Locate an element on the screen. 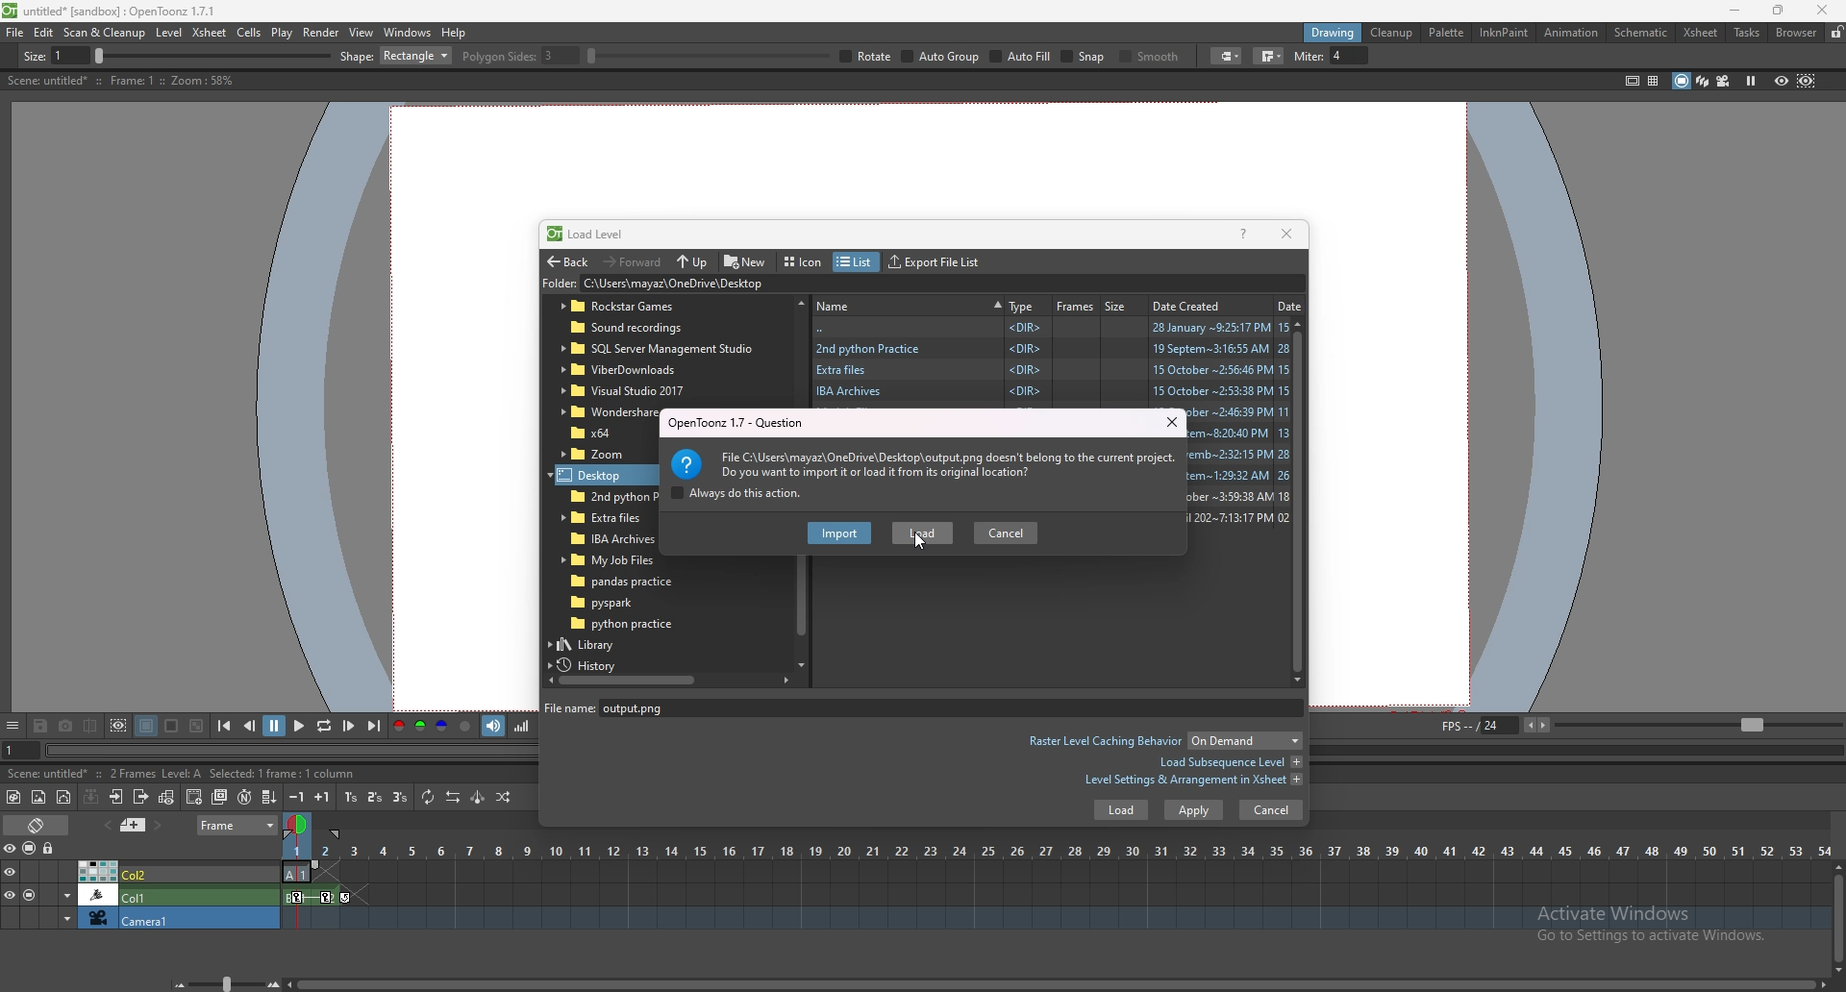  checkered background is located at coordinates (195, 727).